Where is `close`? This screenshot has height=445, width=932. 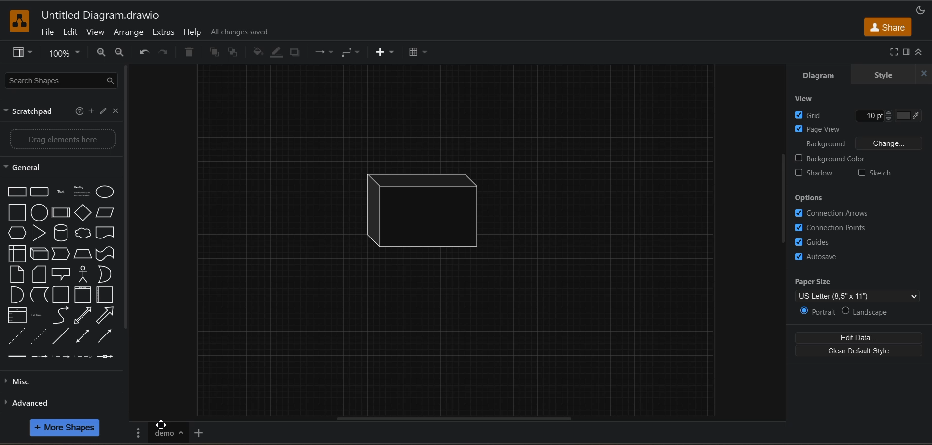
close is located at coordinates (115, 111).